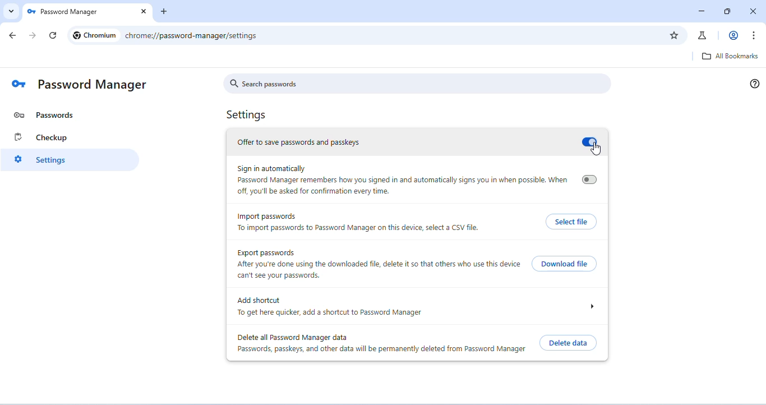  What do you see at coordinates (164, 11) in the screenshot?
I see `add new tab` at bounding box center [164, 11].